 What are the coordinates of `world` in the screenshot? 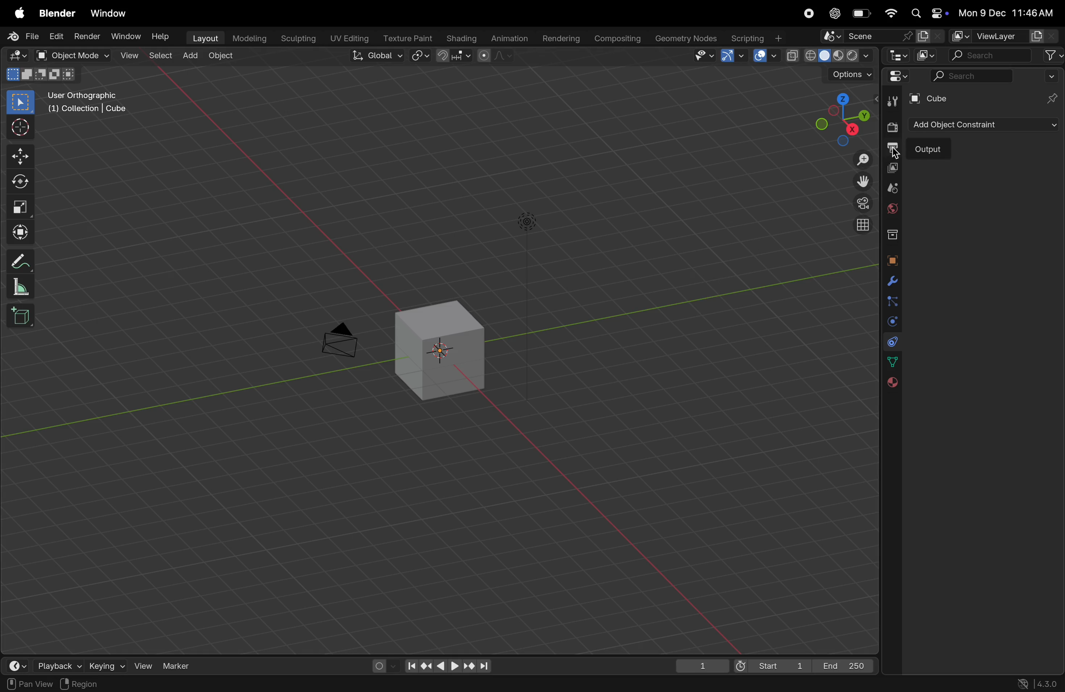 It's located at (892, 211).